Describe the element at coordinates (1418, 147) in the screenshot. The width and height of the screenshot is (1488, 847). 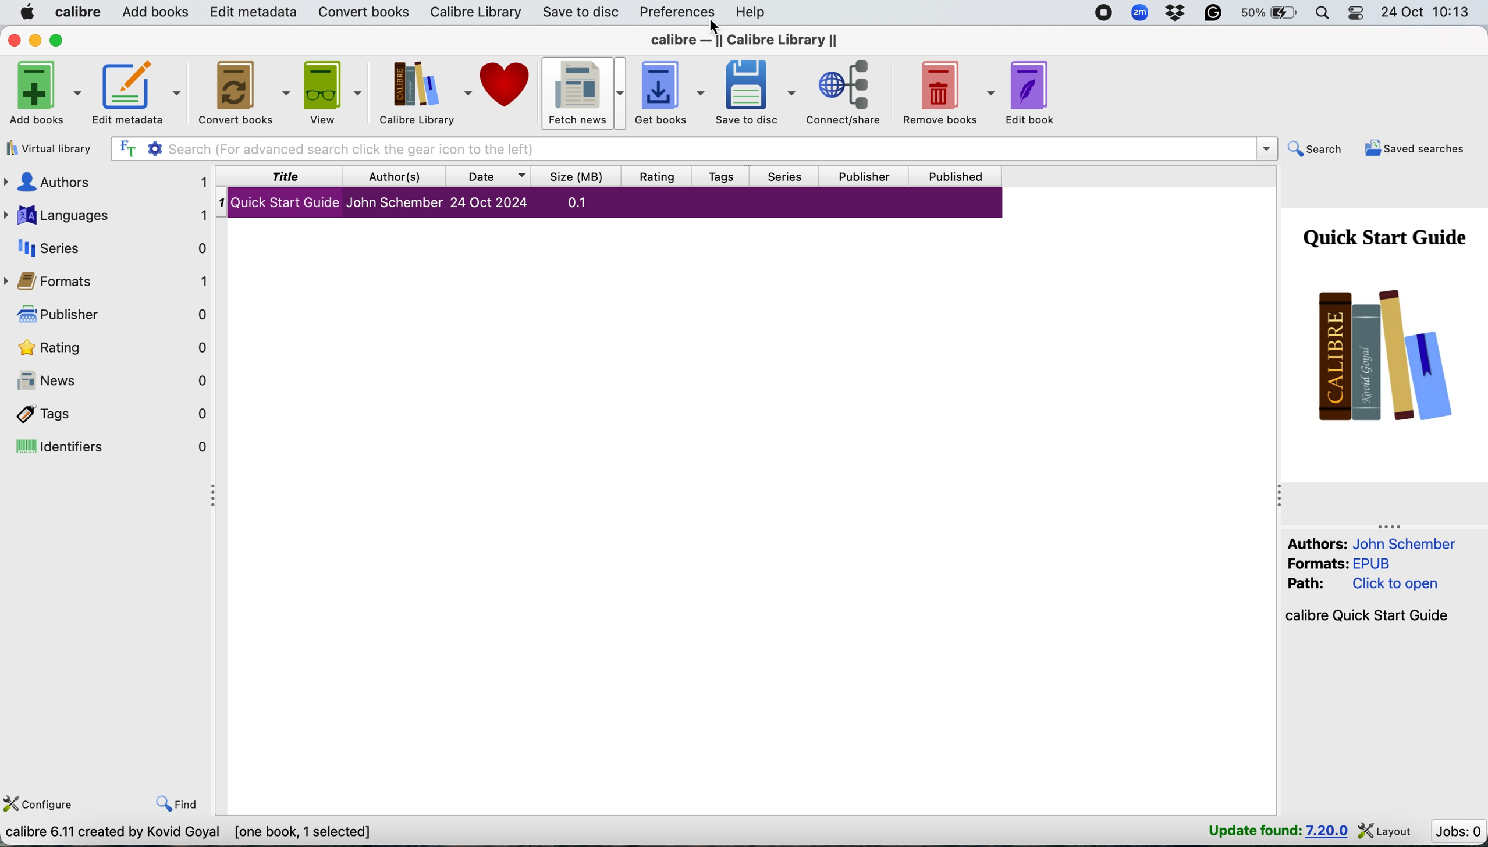
I see `saved searches` at that location.